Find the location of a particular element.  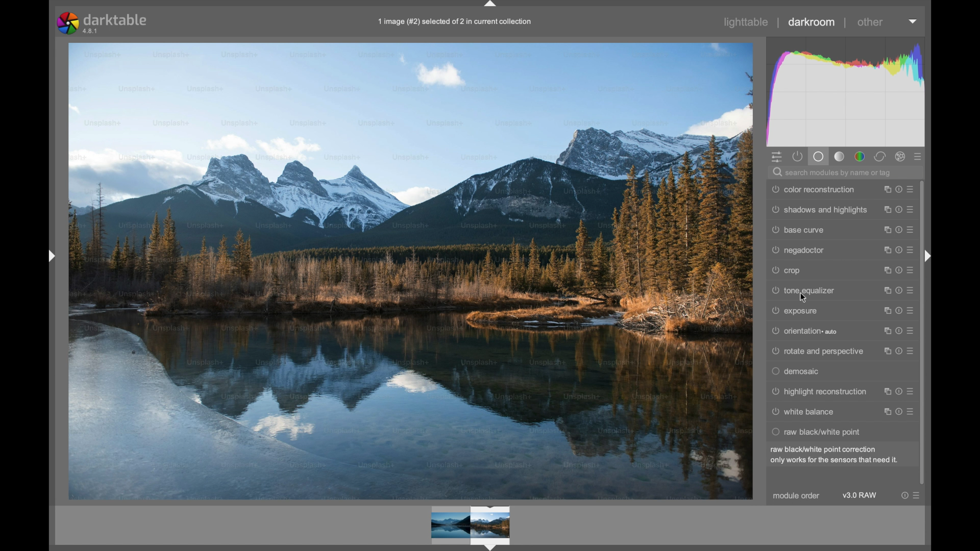

instance is located at coordinates (885, 189).